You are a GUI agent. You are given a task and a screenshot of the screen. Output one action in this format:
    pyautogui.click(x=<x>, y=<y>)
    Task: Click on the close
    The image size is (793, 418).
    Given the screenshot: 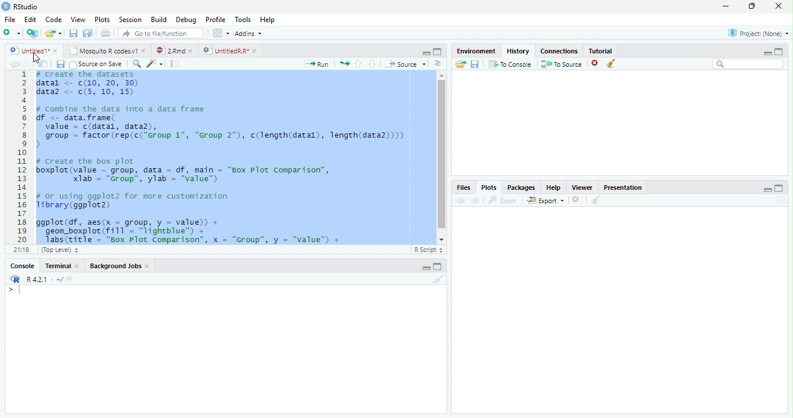 What is the action you would take?
    pyautogui.click(x=190, y=51)
    